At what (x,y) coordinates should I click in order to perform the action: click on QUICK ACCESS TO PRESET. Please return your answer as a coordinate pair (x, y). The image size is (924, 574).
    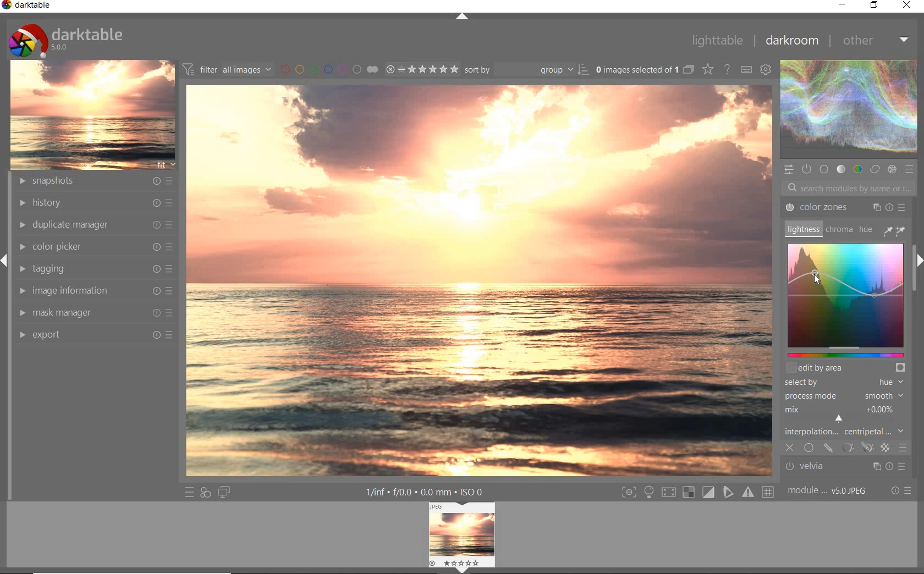
    Looking at the image, I should click on (188, 493).